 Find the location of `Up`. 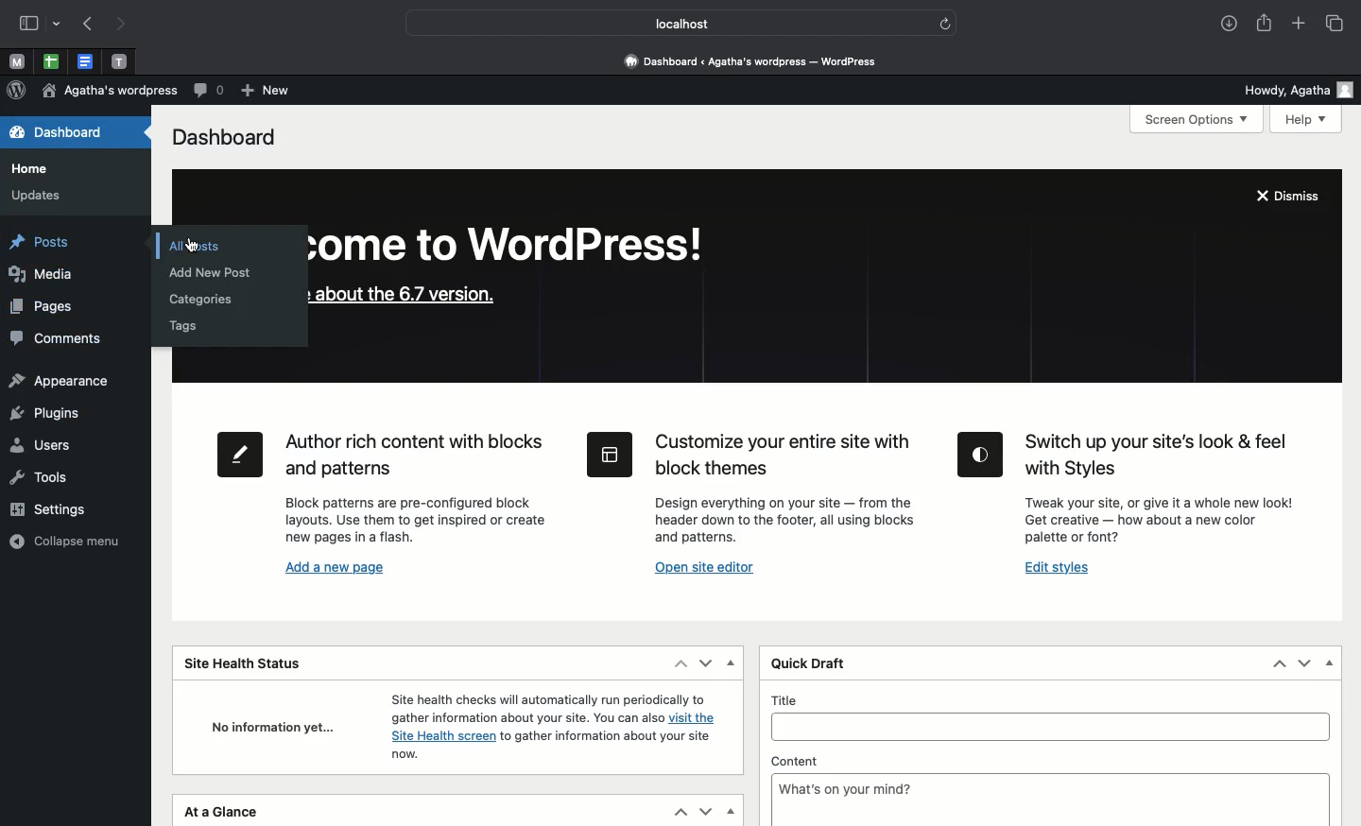

Up is located at coordinates (1281, 663).